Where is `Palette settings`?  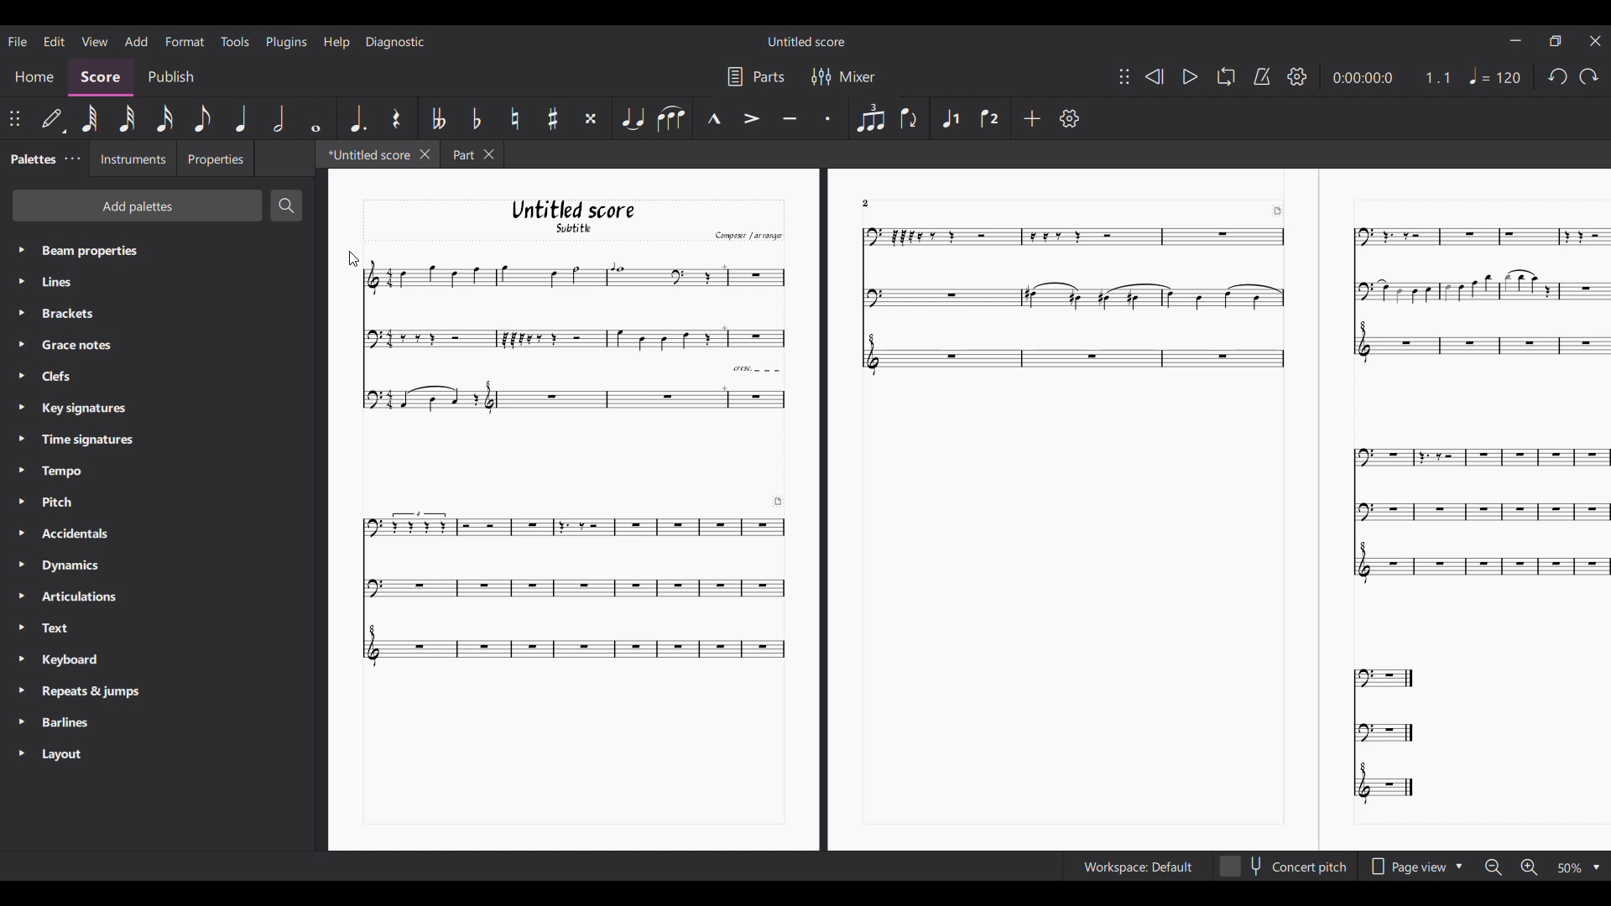 Palette settings is located at coordinates (72, 159).